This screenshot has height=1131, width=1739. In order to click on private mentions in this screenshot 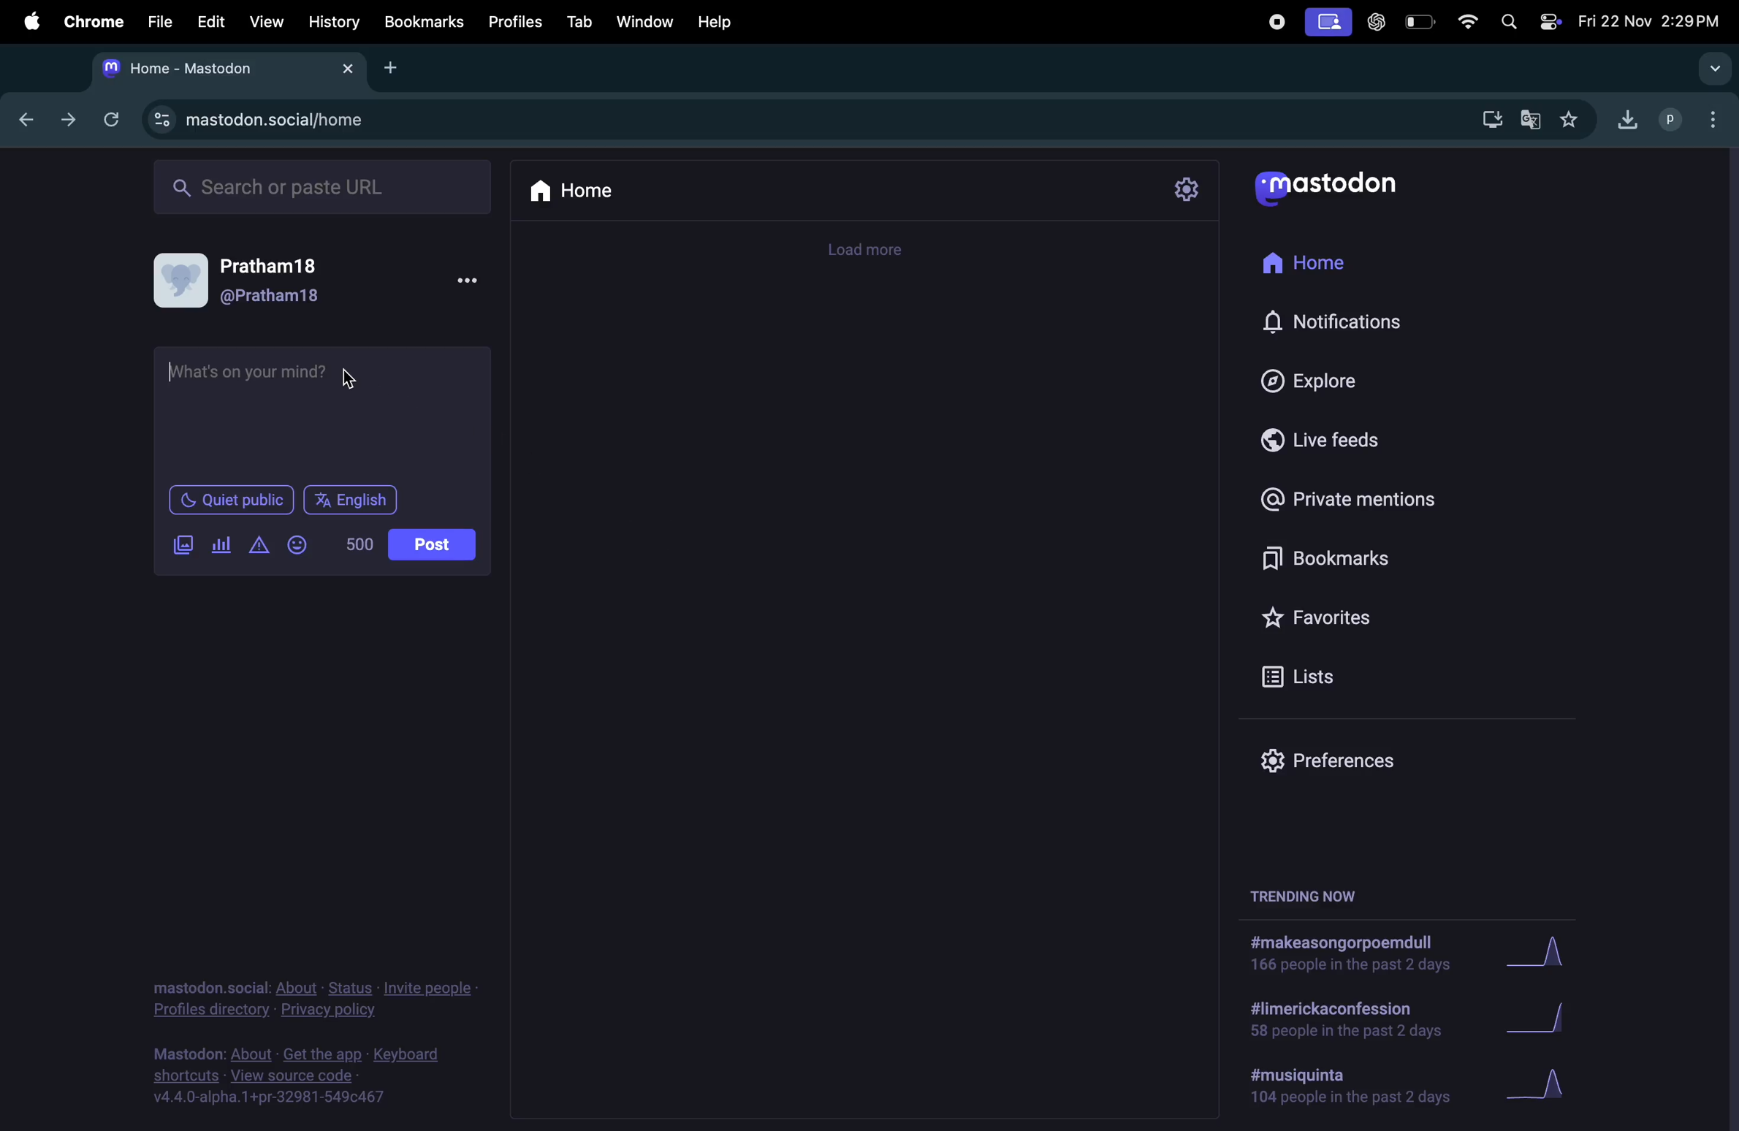, I will do `click(1373, 500)`.